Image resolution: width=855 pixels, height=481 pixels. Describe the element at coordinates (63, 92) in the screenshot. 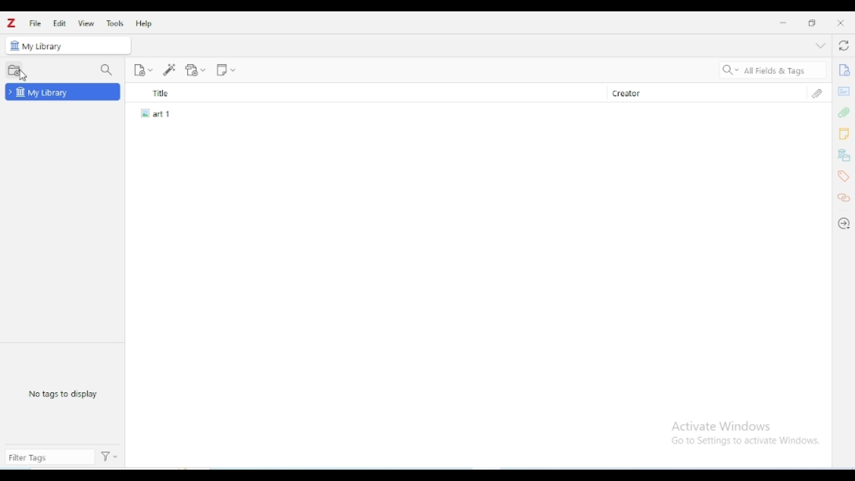

I see `my library` at that location.